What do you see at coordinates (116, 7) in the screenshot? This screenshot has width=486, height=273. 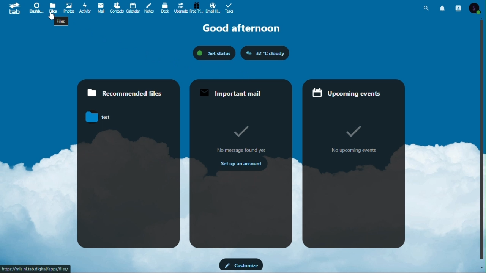 I see `contacts` at bounding box center [116, 7].